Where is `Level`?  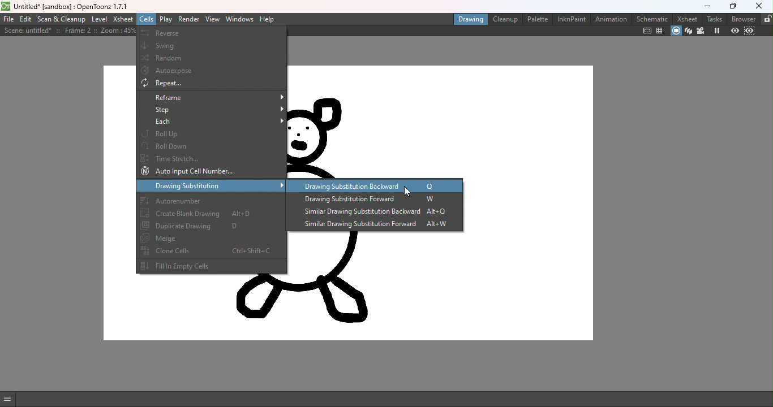
Level is located at coordinates (99, 19).